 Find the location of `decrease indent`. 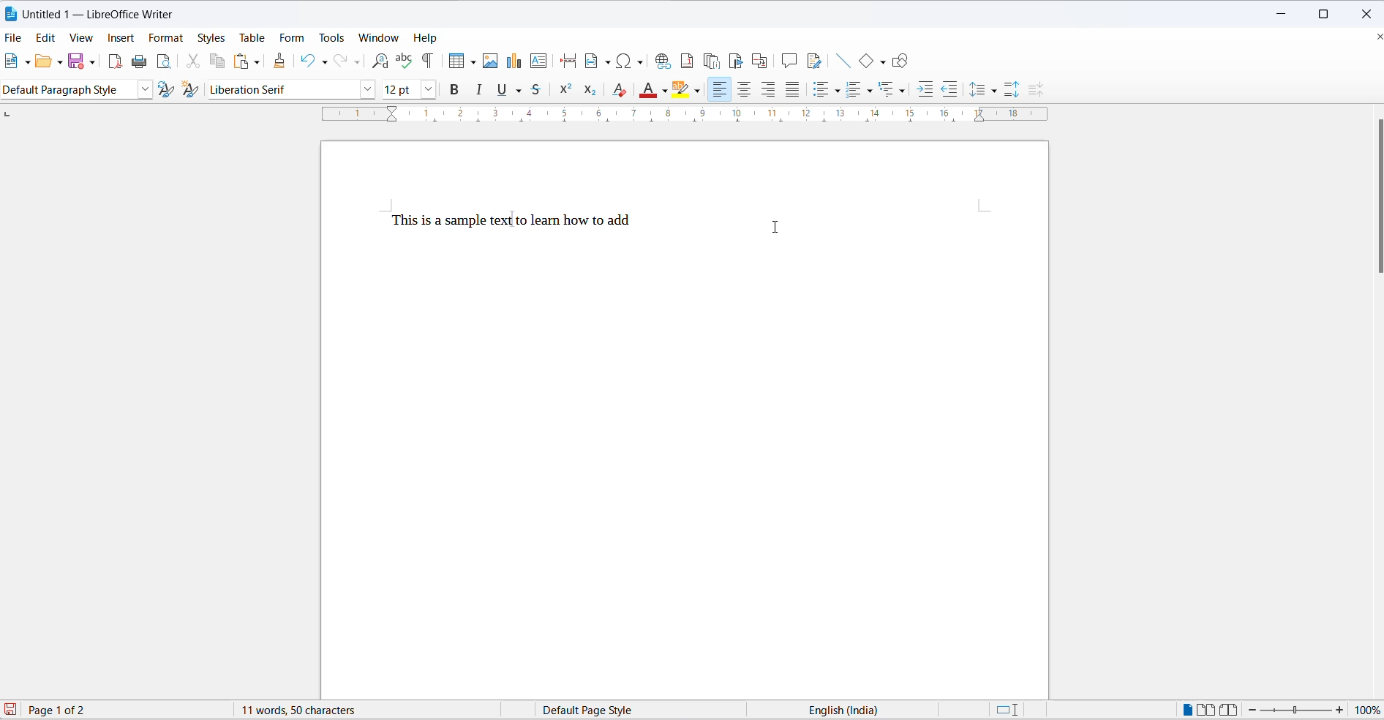

decrease indent is located at coordinates (947, 86).